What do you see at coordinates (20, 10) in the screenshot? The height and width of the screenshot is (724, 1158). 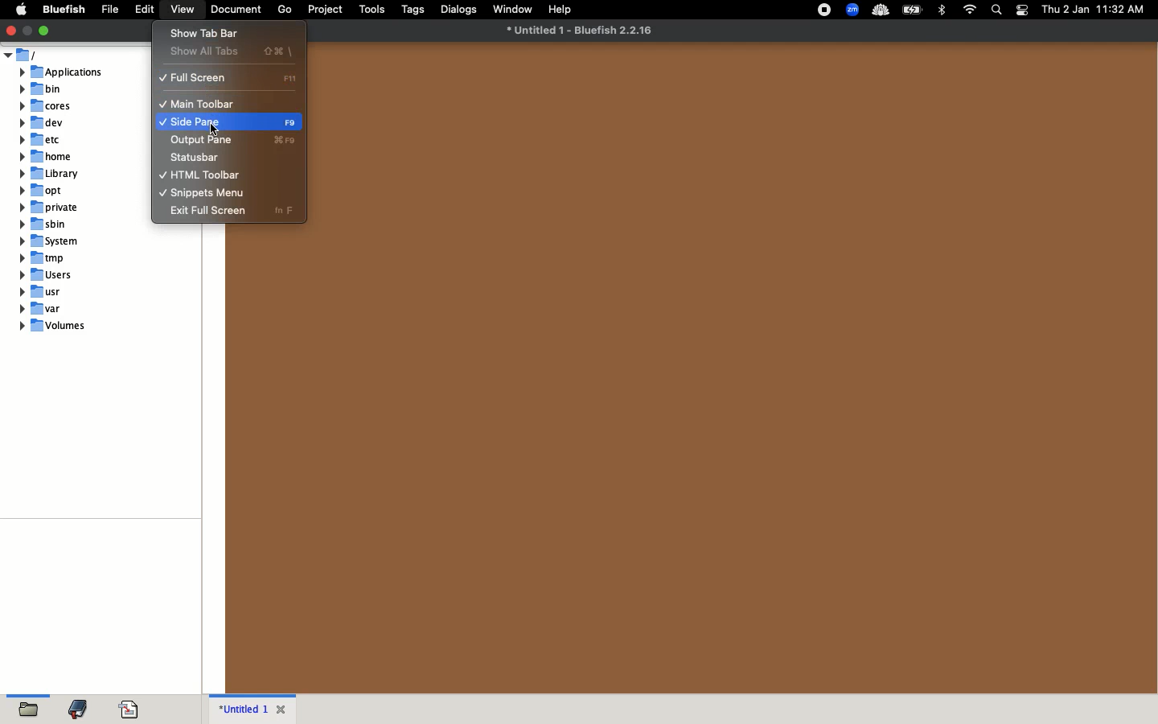 I see `apple` at bounding box center [20, 10].